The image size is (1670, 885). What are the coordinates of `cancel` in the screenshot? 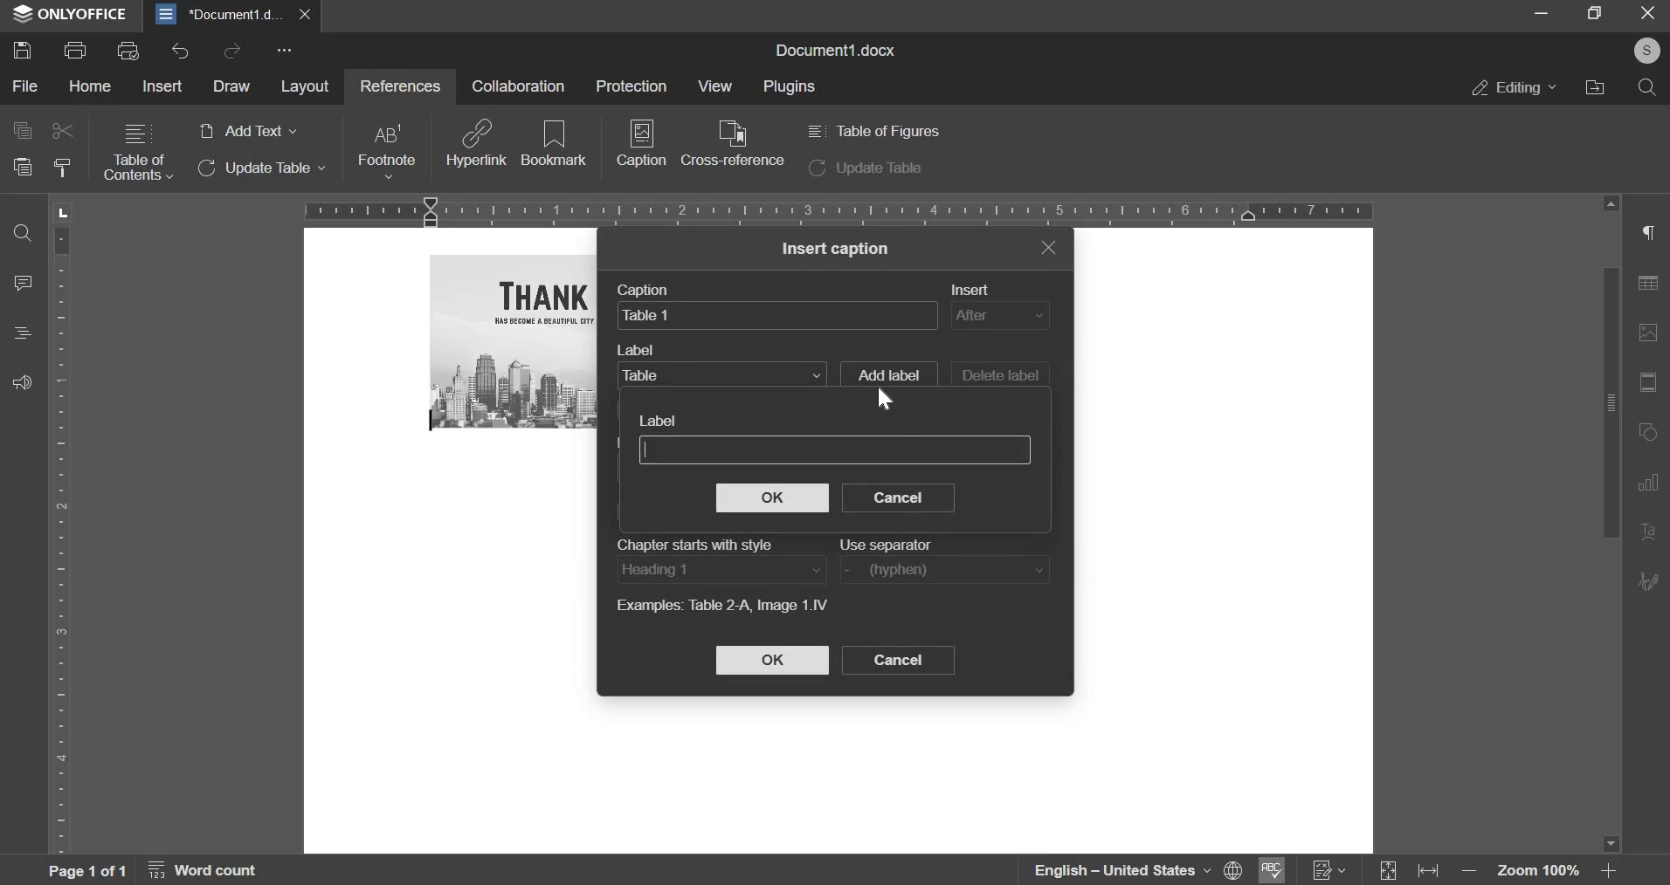 It's located at (897, 497).